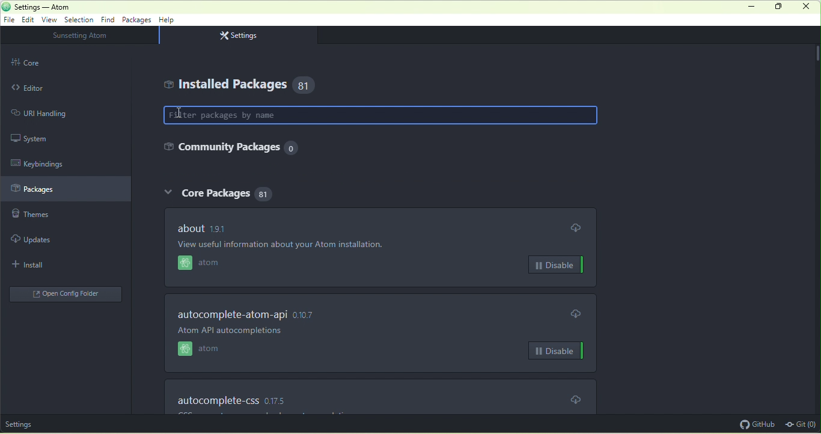  Describe the element at coordinates (260, 314) in the screenshot. I see `autocomplete-atom-api 0.10.7` at that location.